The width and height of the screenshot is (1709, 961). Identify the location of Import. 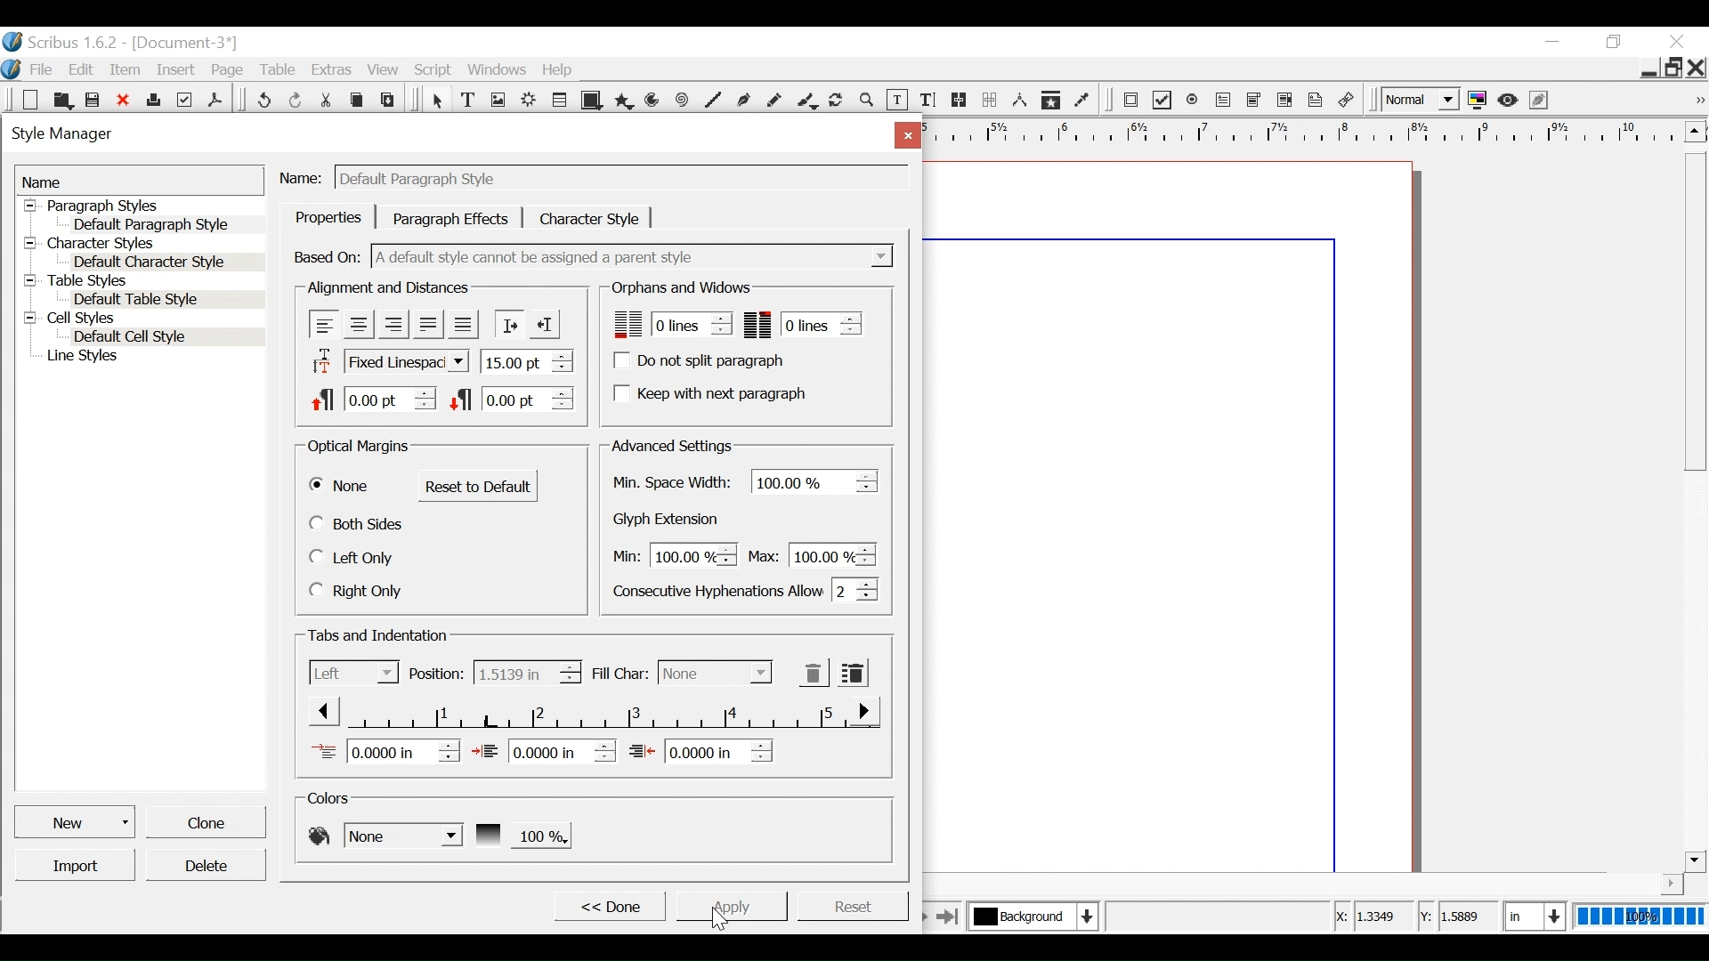
(77, 865).